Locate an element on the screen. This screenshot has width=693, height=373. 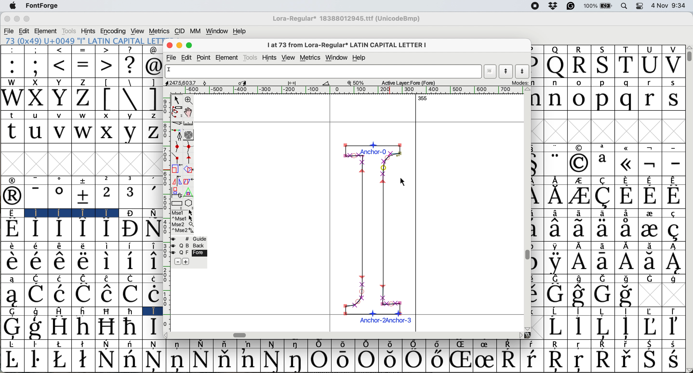
window is located at coordinates (337, 58).